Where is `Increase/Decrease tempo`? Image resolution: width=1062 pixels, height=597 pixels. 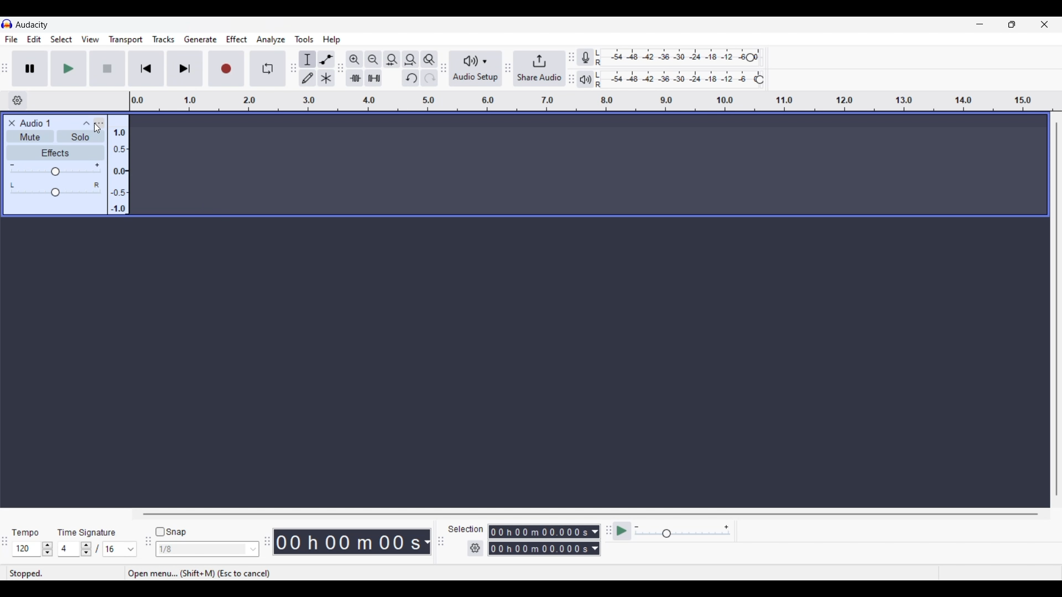 Increase/Decrease tempo is located at coordinates (48, 549).